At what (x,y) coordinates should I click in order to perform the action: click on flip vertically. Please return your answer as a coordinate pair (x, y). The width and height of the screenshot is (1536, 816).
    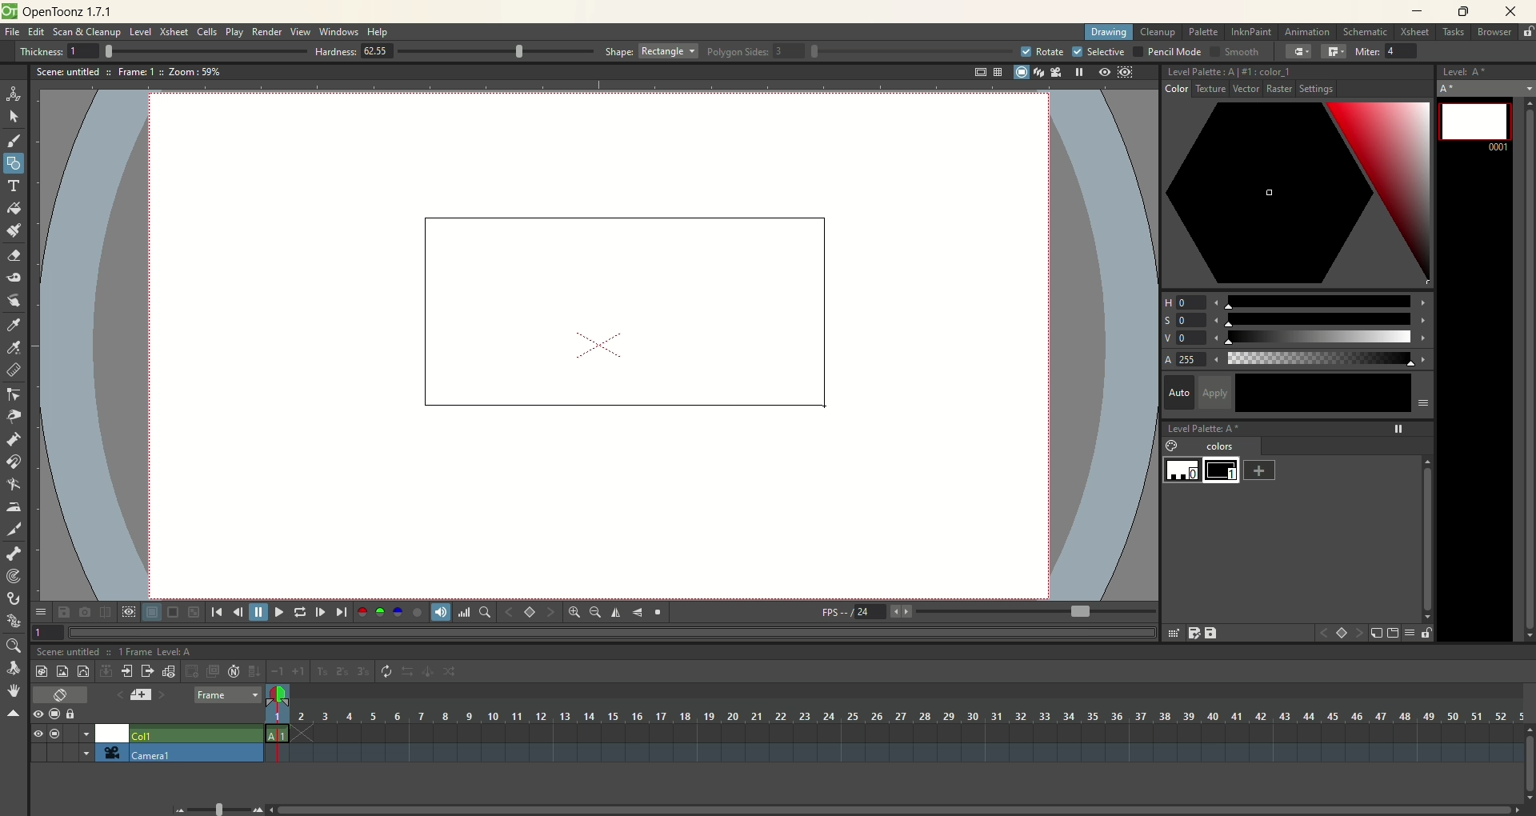
    Looking at the image, I should click on (638, 613).